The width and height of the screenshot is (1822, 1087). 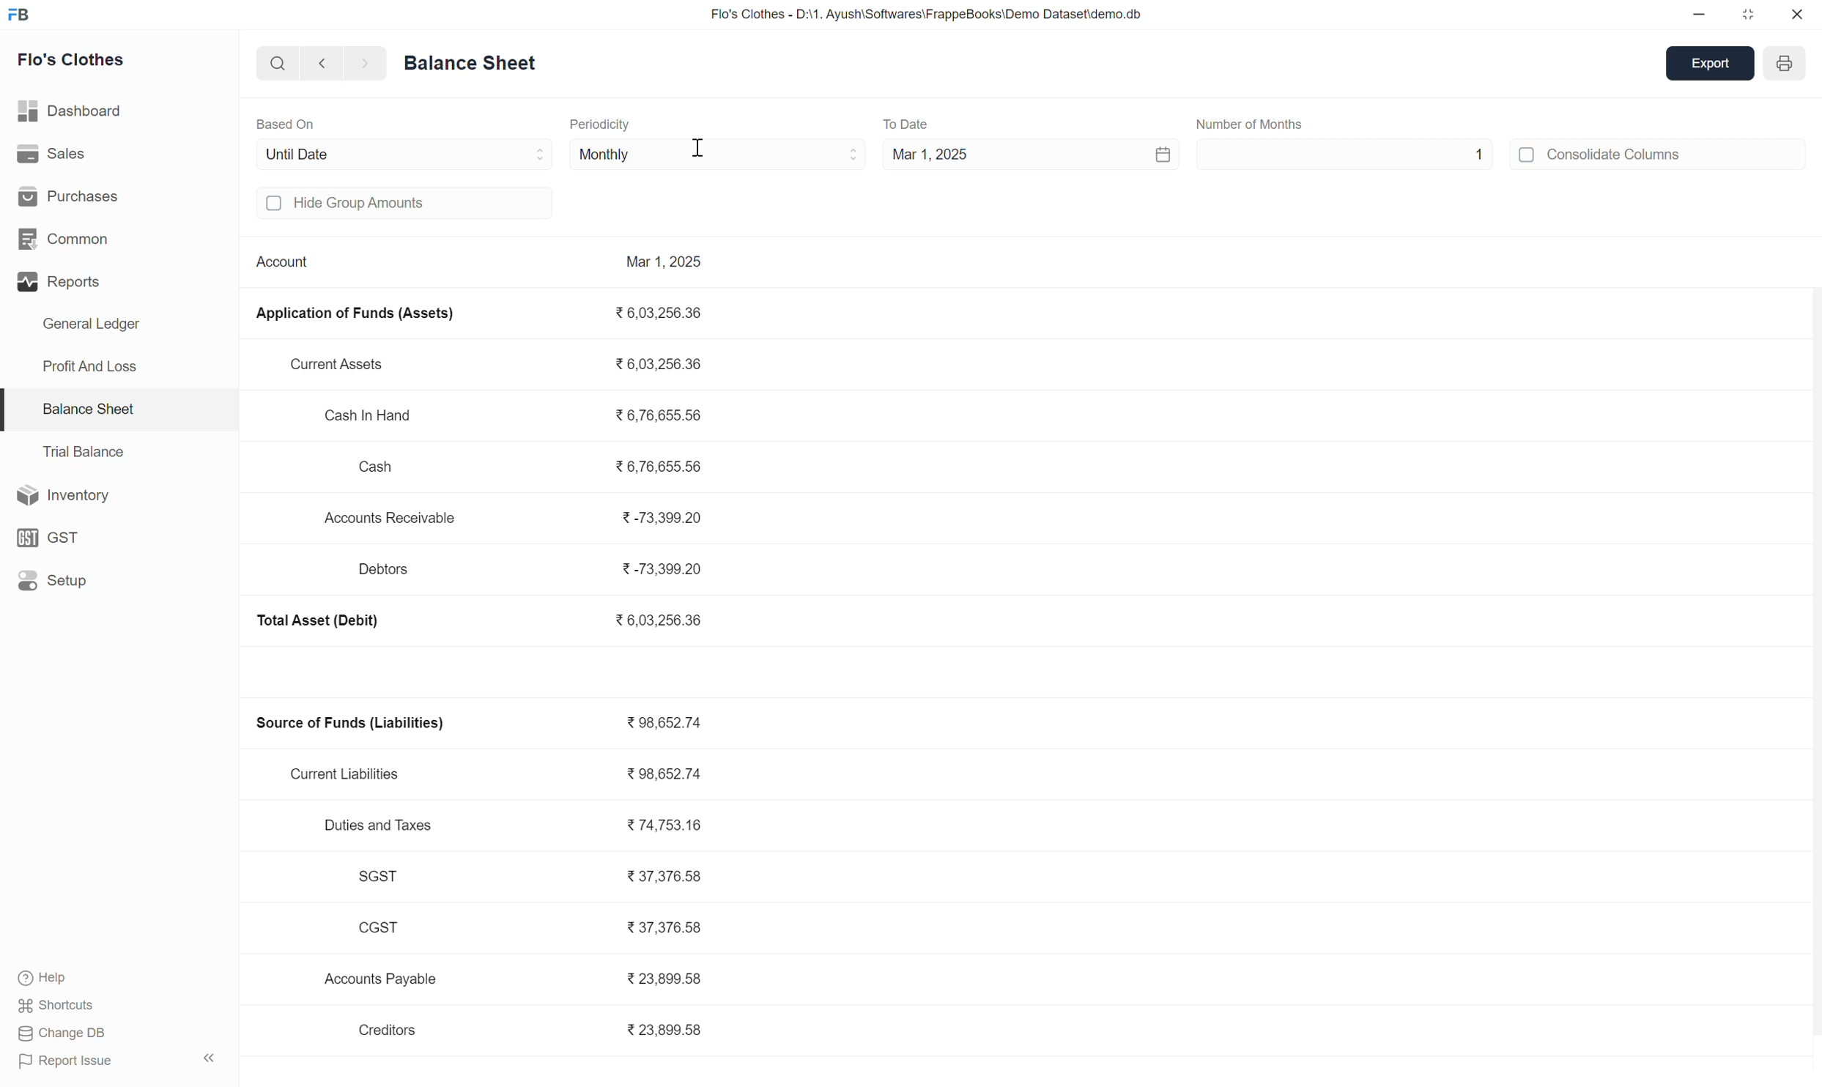 What do you see at coordinates (65, 157) in the screenshot?
I see `Sales` at bounding box center [65, 157].